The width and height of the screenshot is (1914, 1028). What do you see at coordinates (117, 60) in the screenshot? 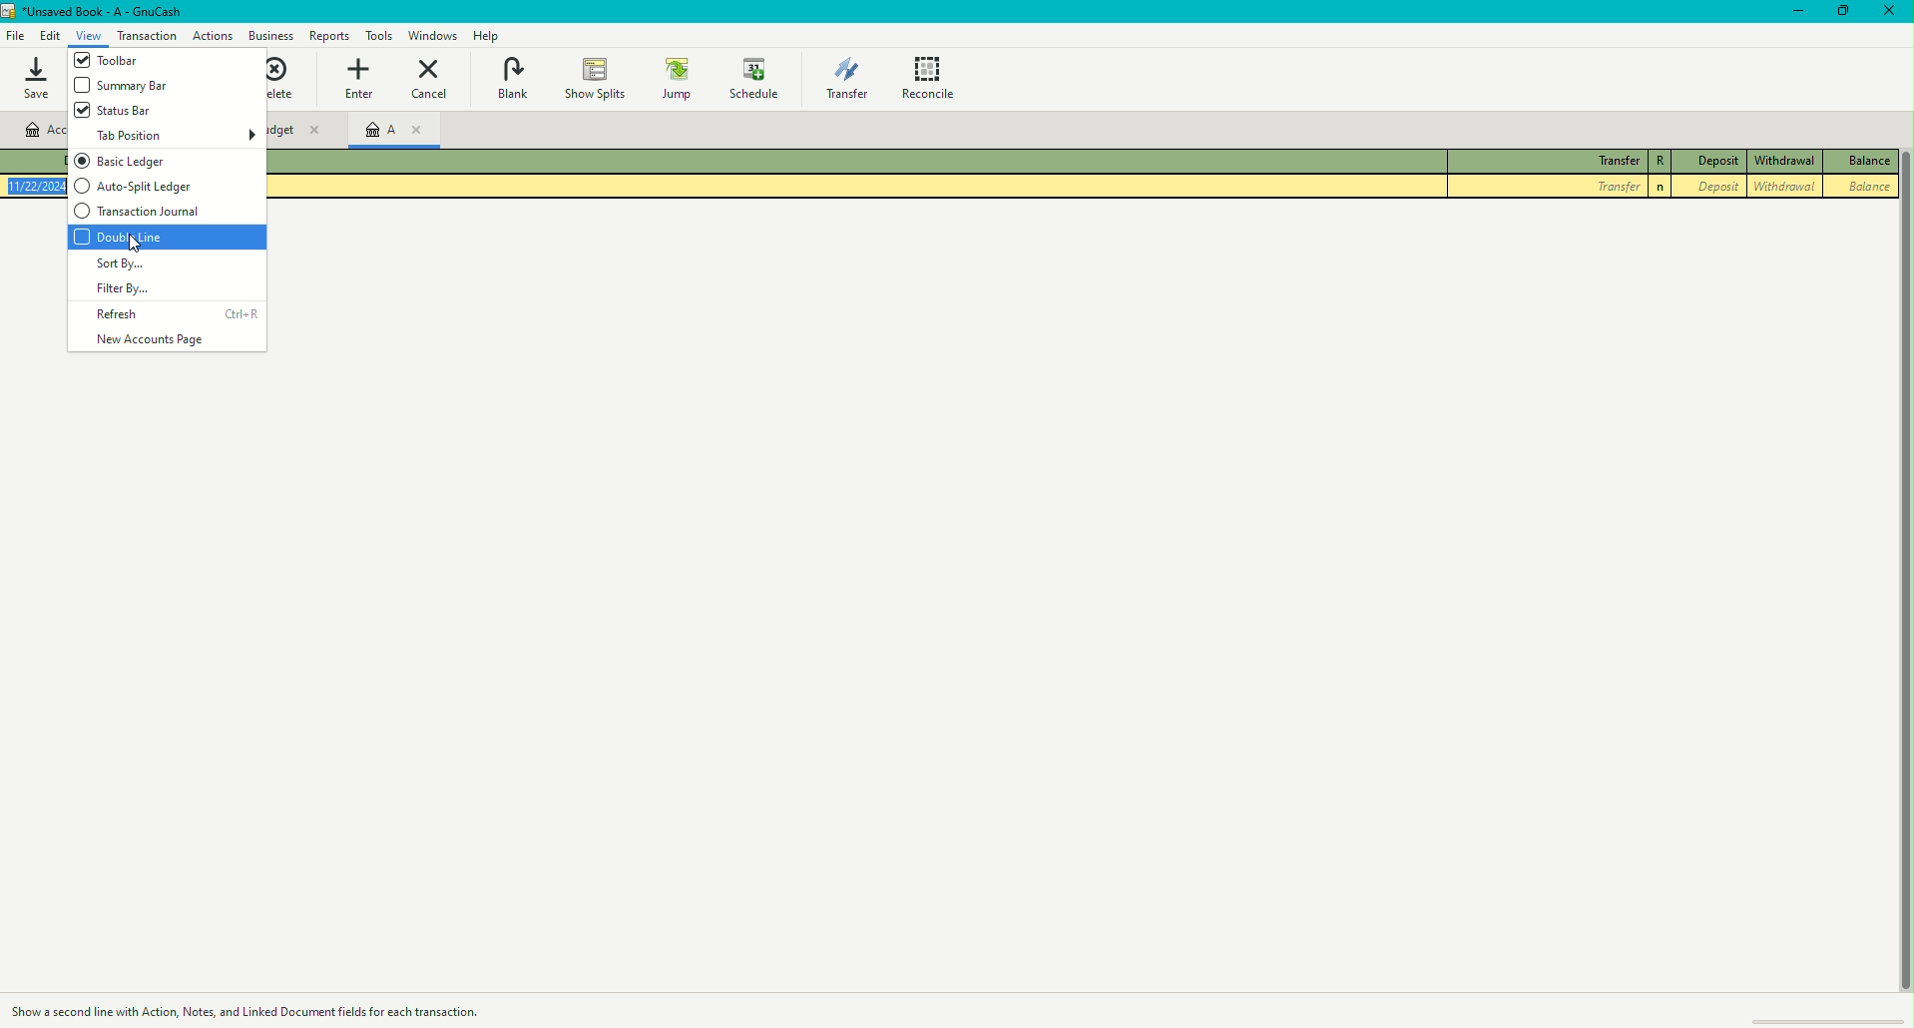
I see `Toolbar` at bounding box center [117, 60].